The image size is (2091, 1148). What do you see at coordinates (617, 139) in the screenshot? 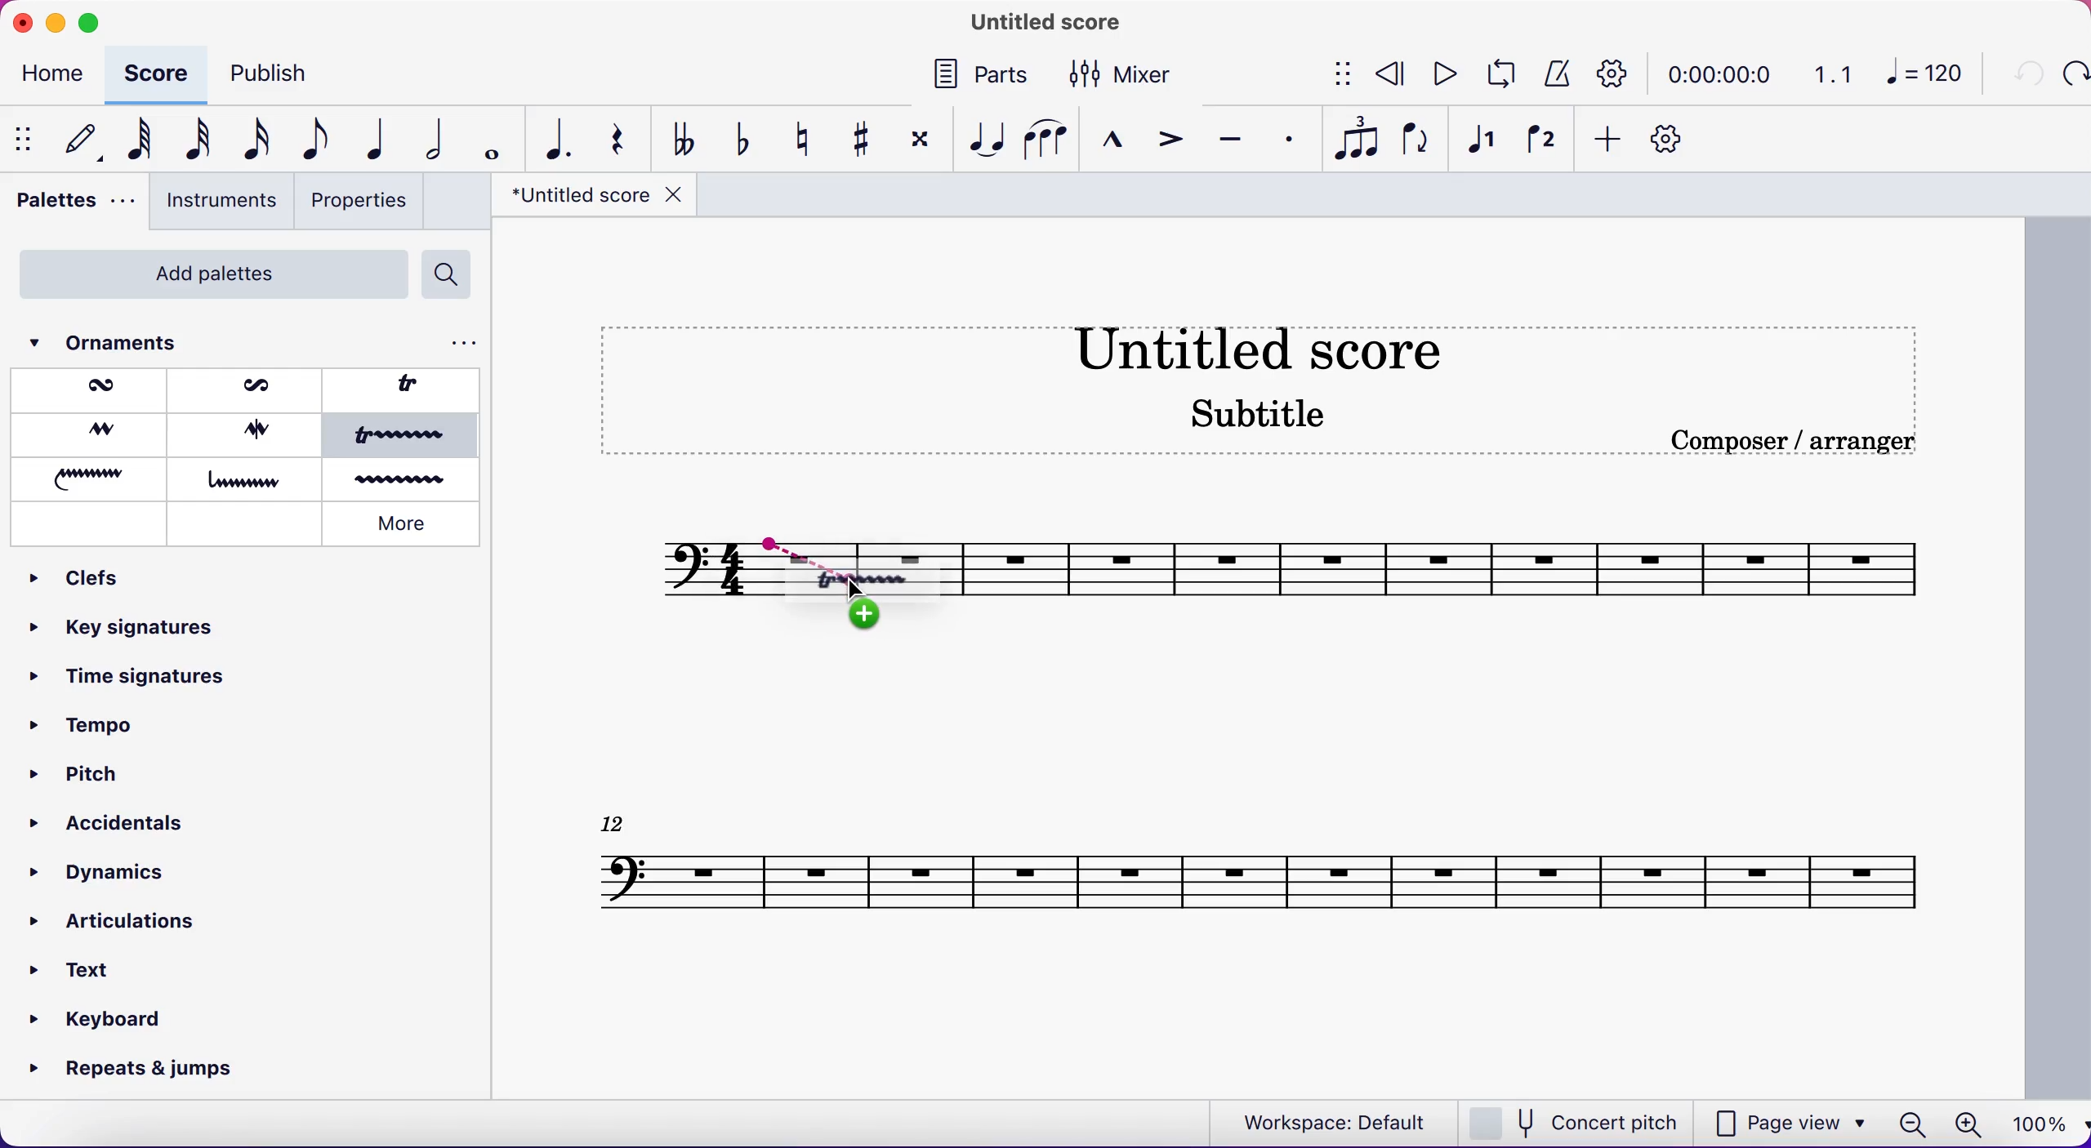
I see `rest` at bounding box center [617, 139].